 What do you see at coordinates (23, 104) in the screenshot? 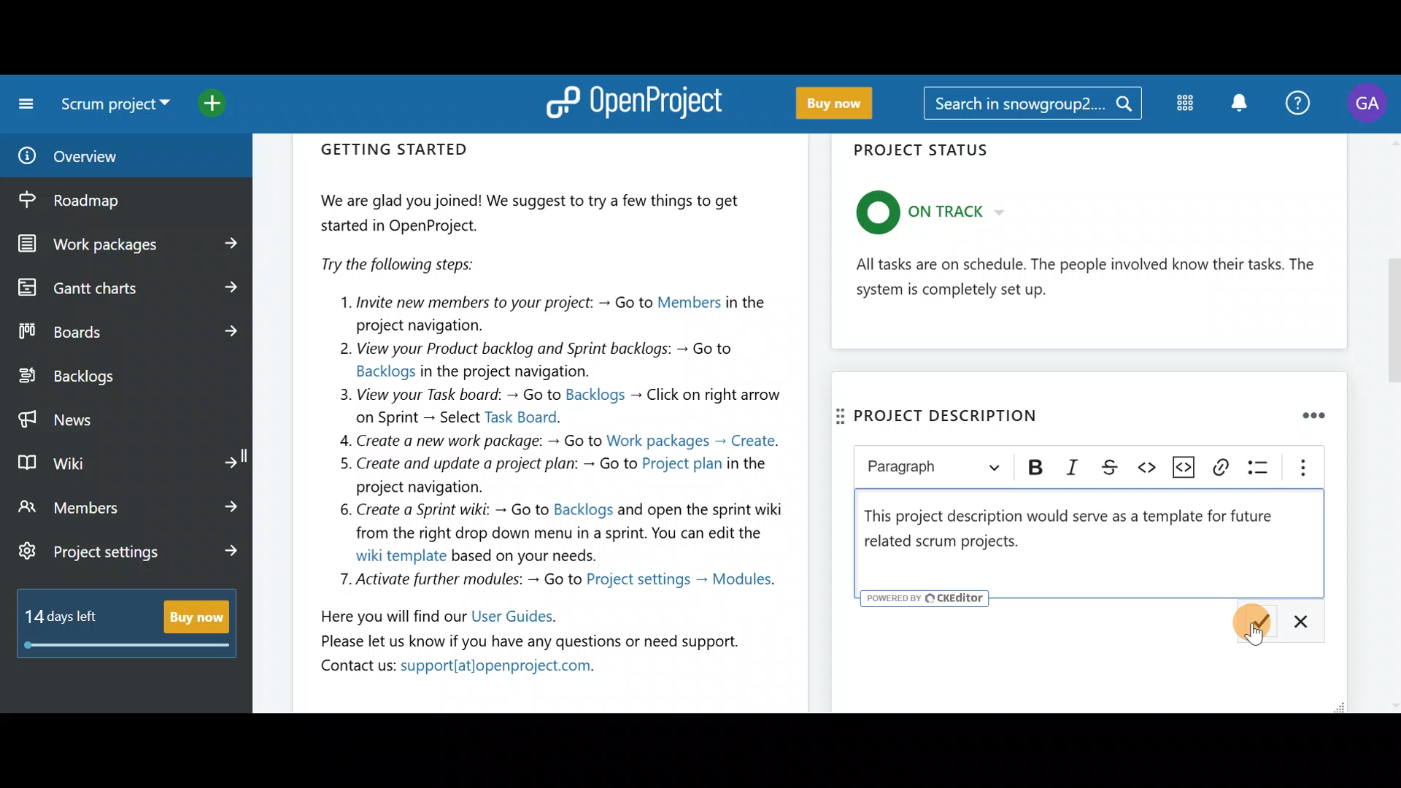
I see `Collapse project menu` at bounding box center [23, 104].